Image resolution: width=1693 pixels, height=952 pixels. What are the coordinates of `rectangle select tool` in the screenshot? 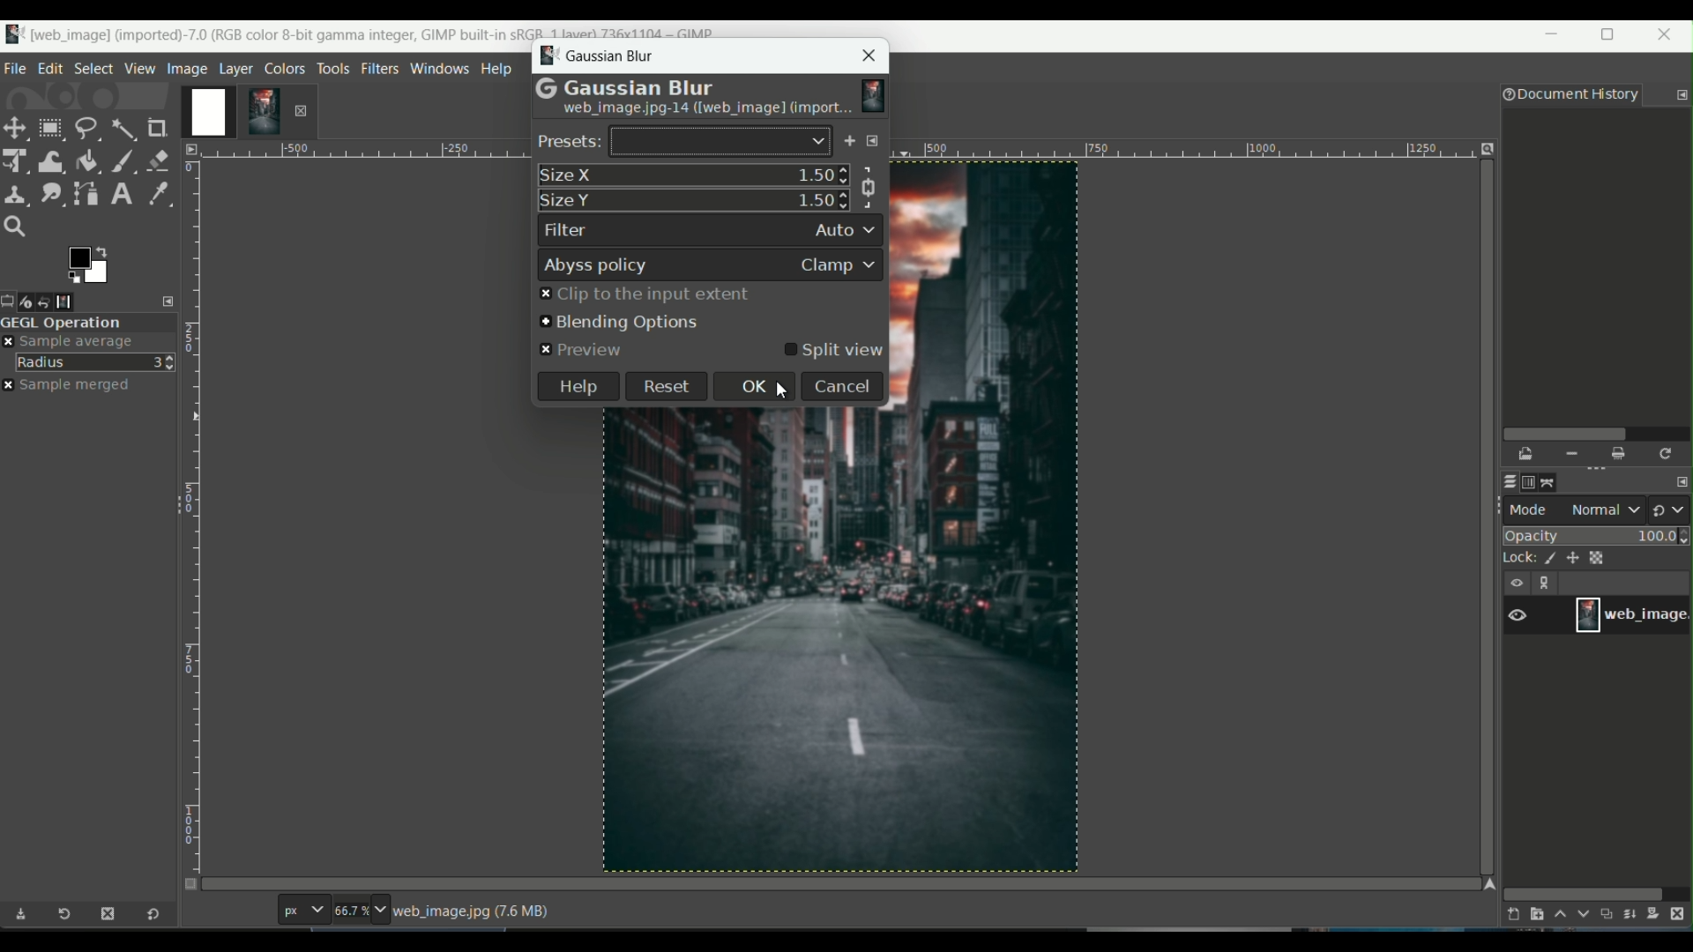 It's located at (49, 128).